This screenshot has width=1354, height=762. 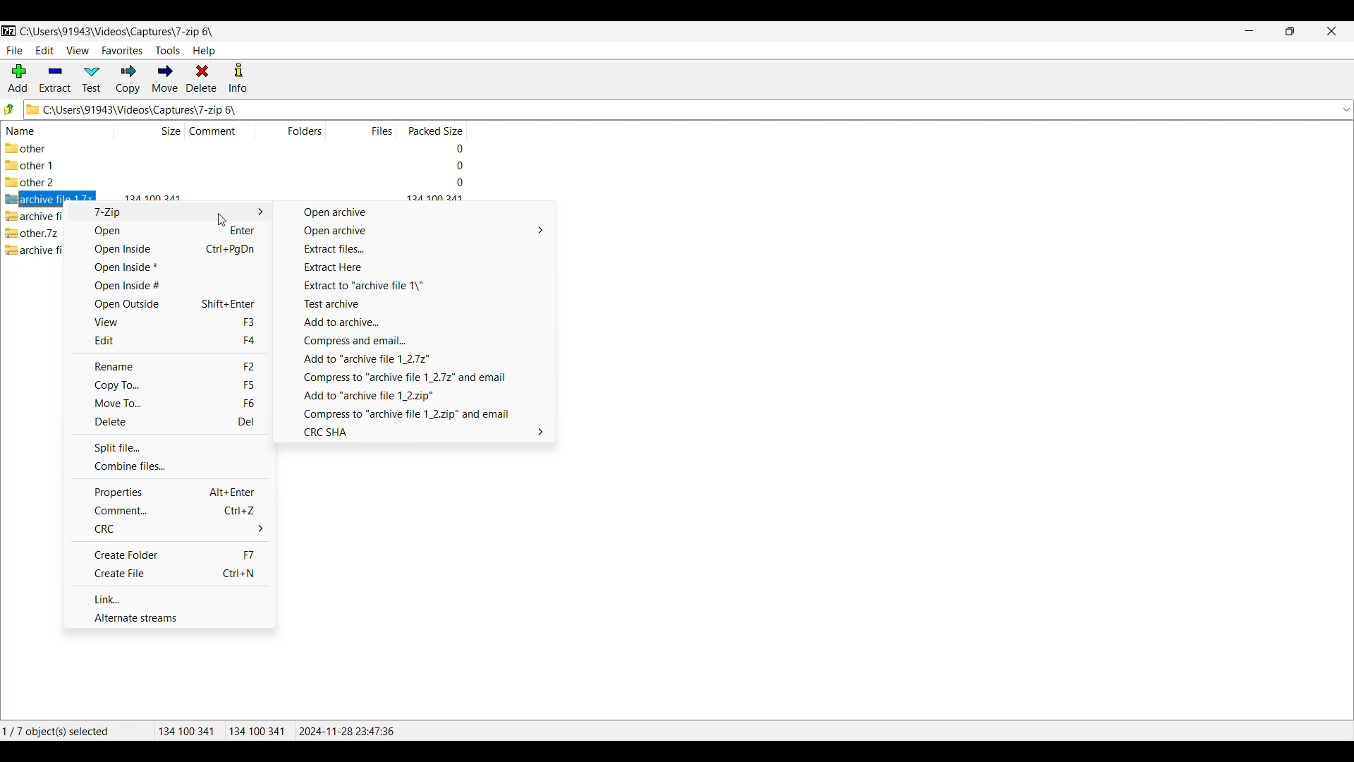 What do you see at coordinates (34, 200) in the screenshot?
I see `archive file 1.7z ` at bounding box center [34, 200].